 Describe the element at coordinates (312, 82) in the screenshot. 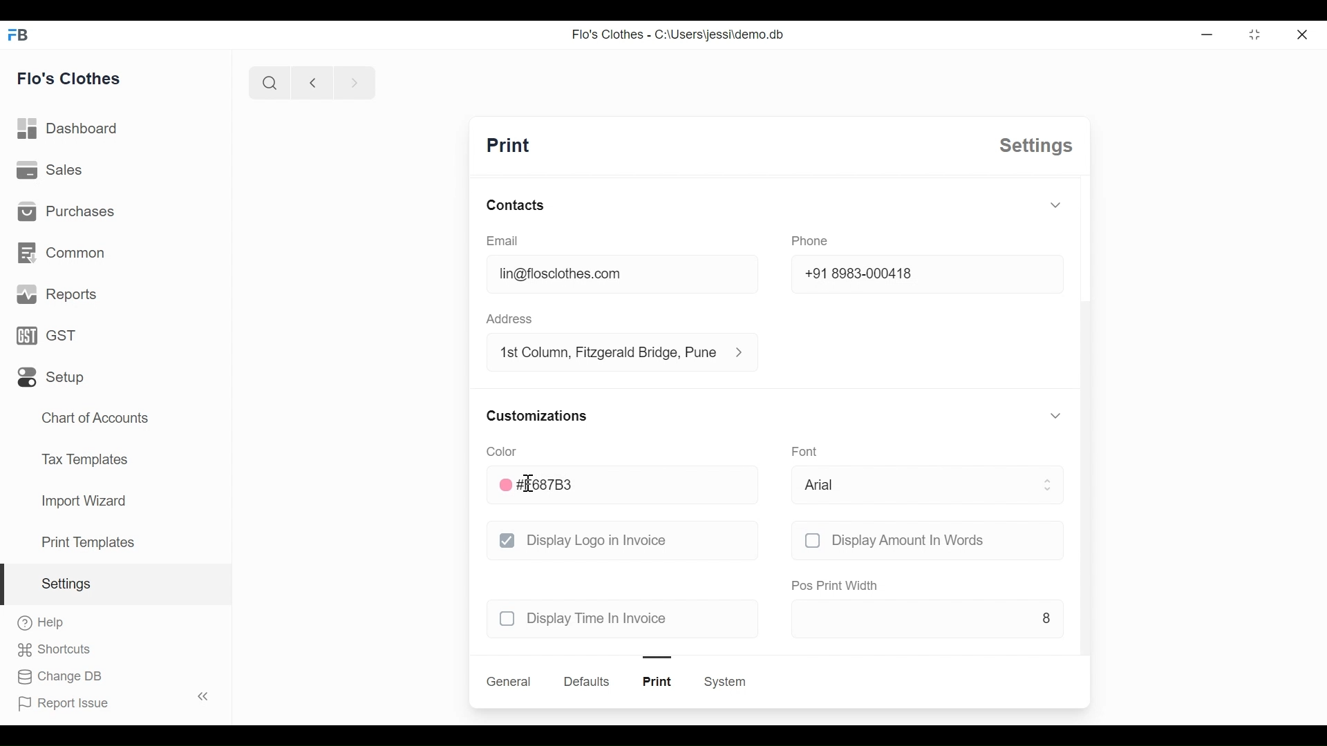

I see `previous` at that location.